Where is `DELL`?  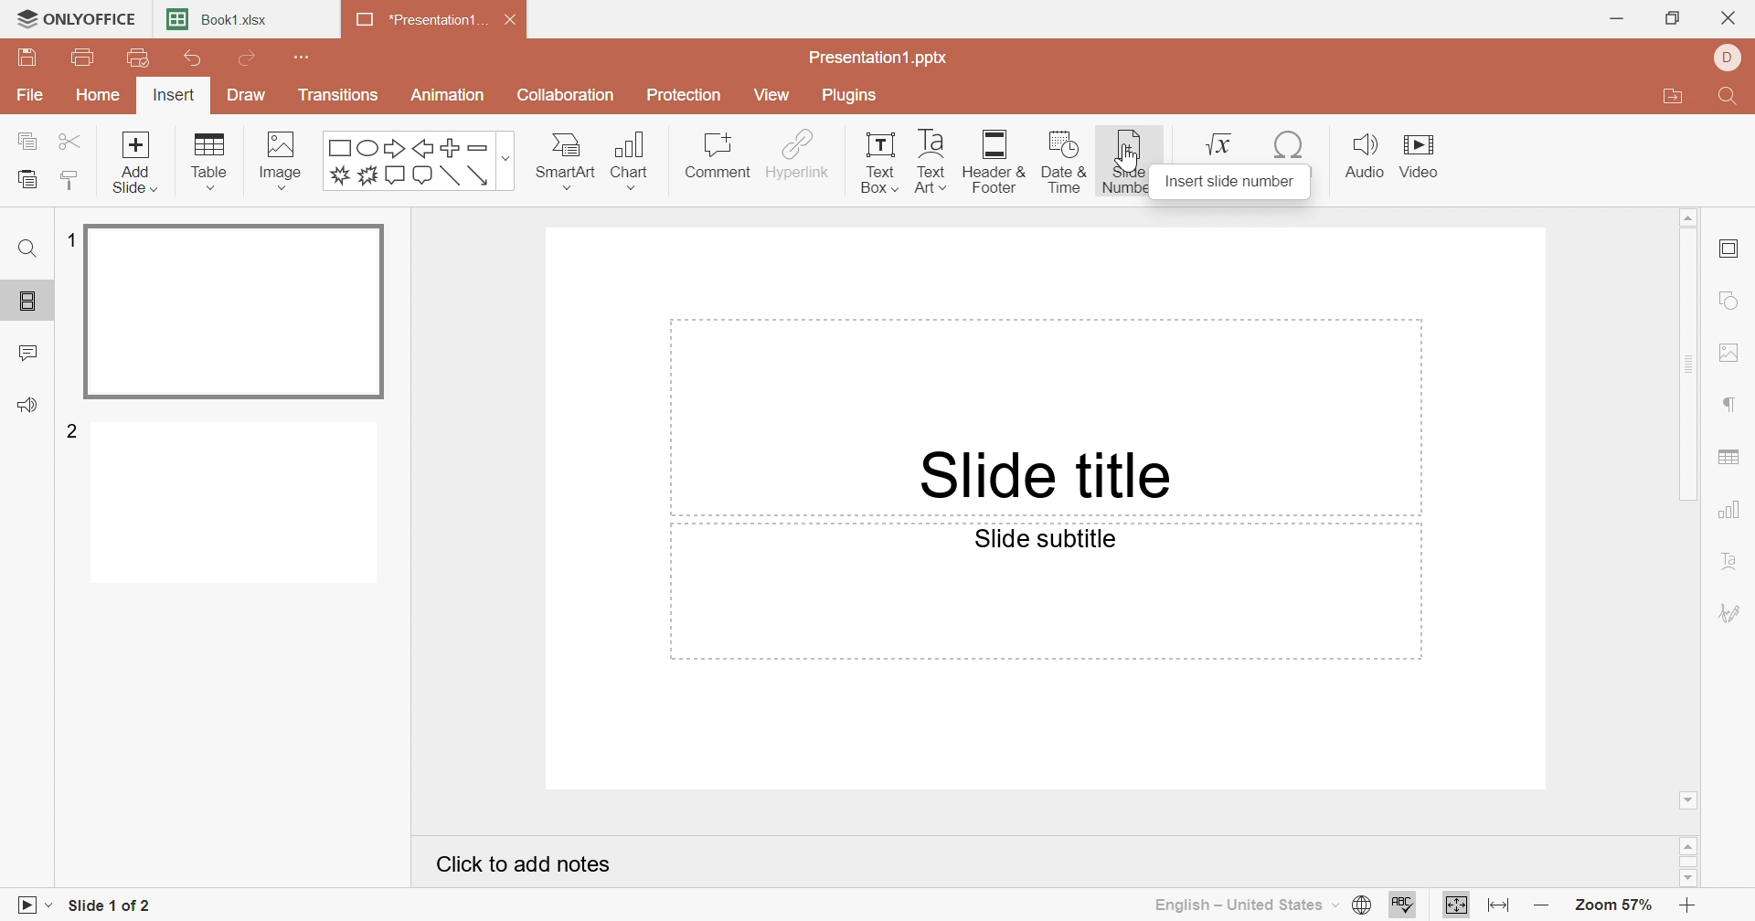 DELL is located at coordinates (1731, 58).